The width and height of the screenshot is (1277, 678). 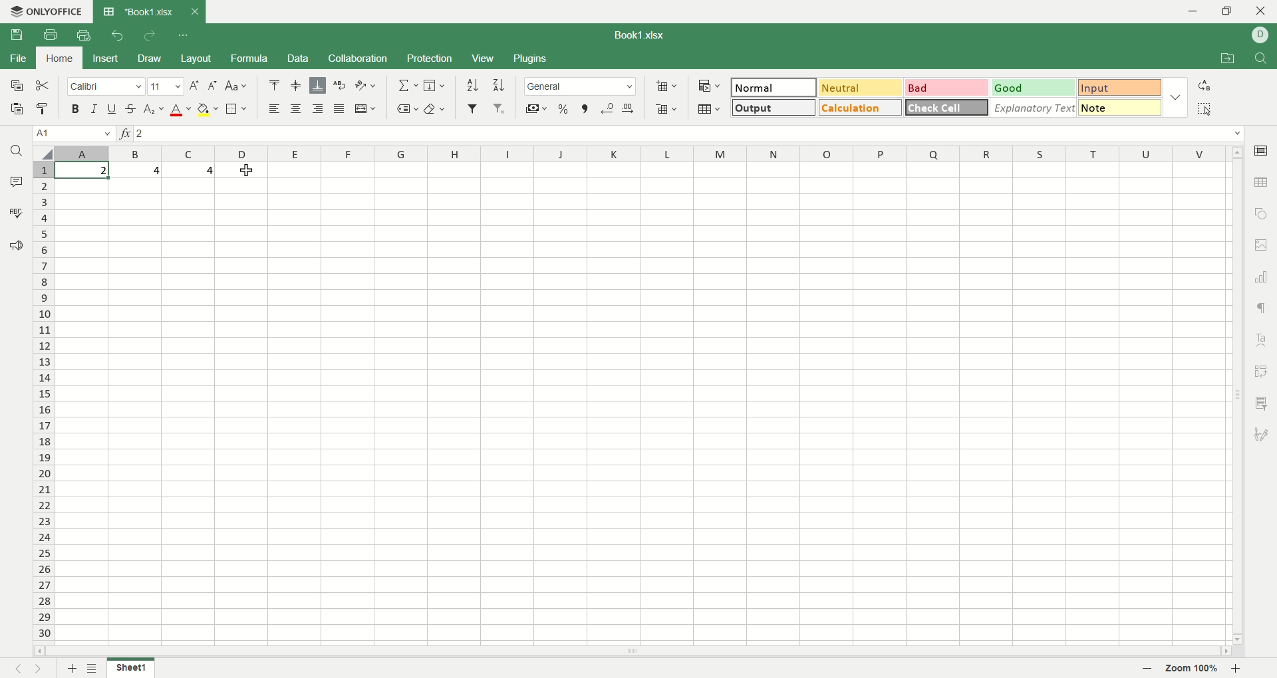 What do you see at coordinates (641, 33) in the screenshot?
I see `TITLE` at bounding box center [641, 33].